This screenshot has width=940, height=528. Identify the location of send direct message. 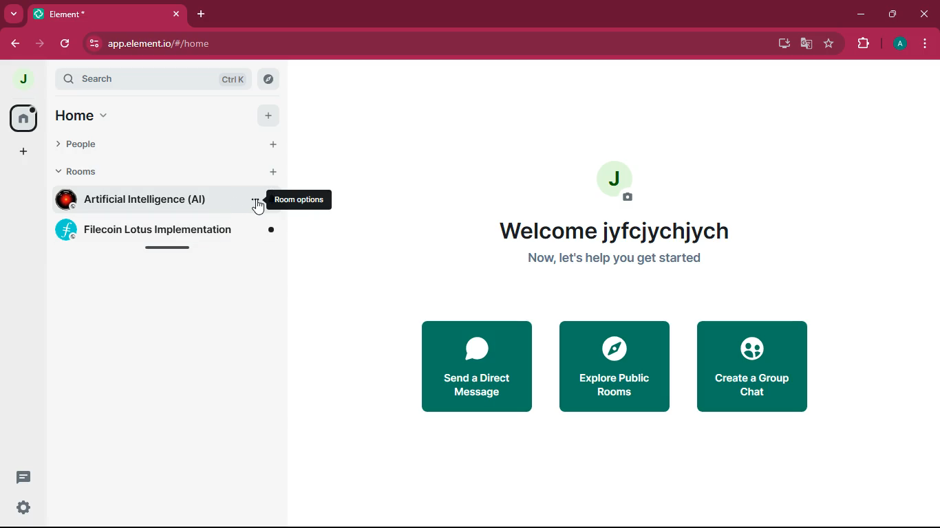
(475, 367).